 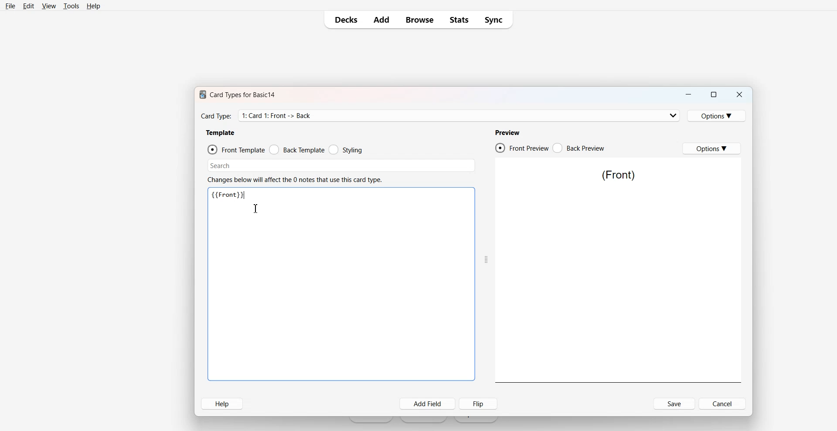 What do you see at coordinates (507, 132) in the screenshot?
I see `Preview` at bounding box center [507, 132].